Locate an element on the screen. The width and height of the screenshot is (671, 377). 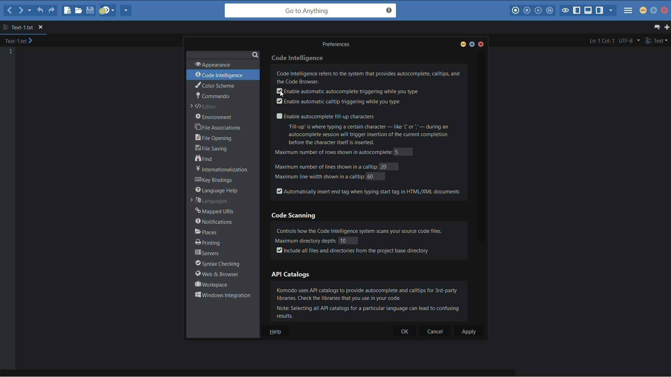
enable automatic calltip triggering while you type is located at coordinates (338, 102).